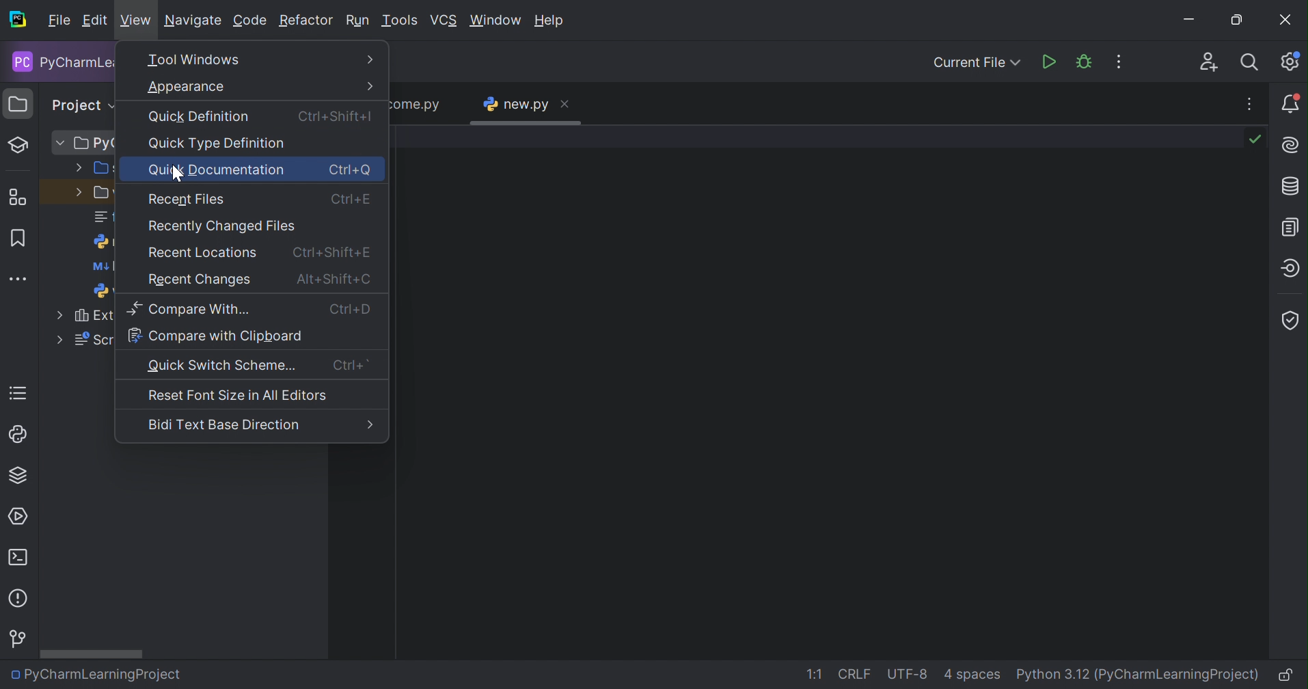  I want to click on Appearance, so click(265, 85).